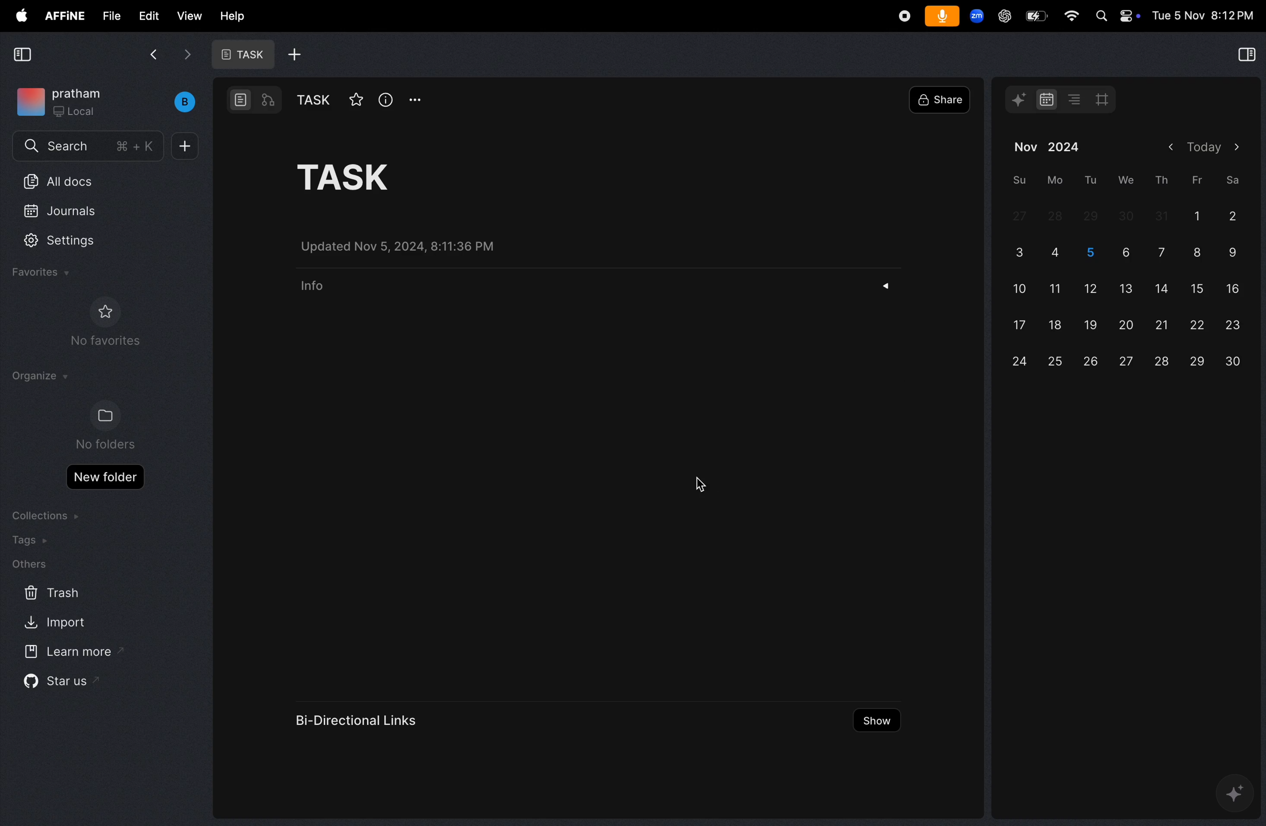 This screenshot has width=1266, height=826. What do you see at coordinates (699, 482) in the screenshot?
I see `cursor` at bounding box center [699, 482].